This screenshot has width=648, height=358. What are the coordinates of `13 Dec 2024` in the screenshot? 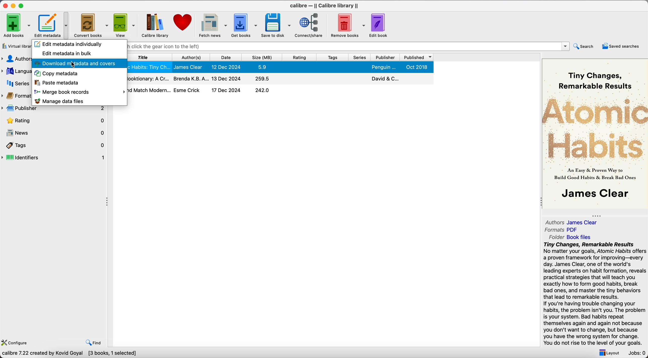 It's located at (227, 78).